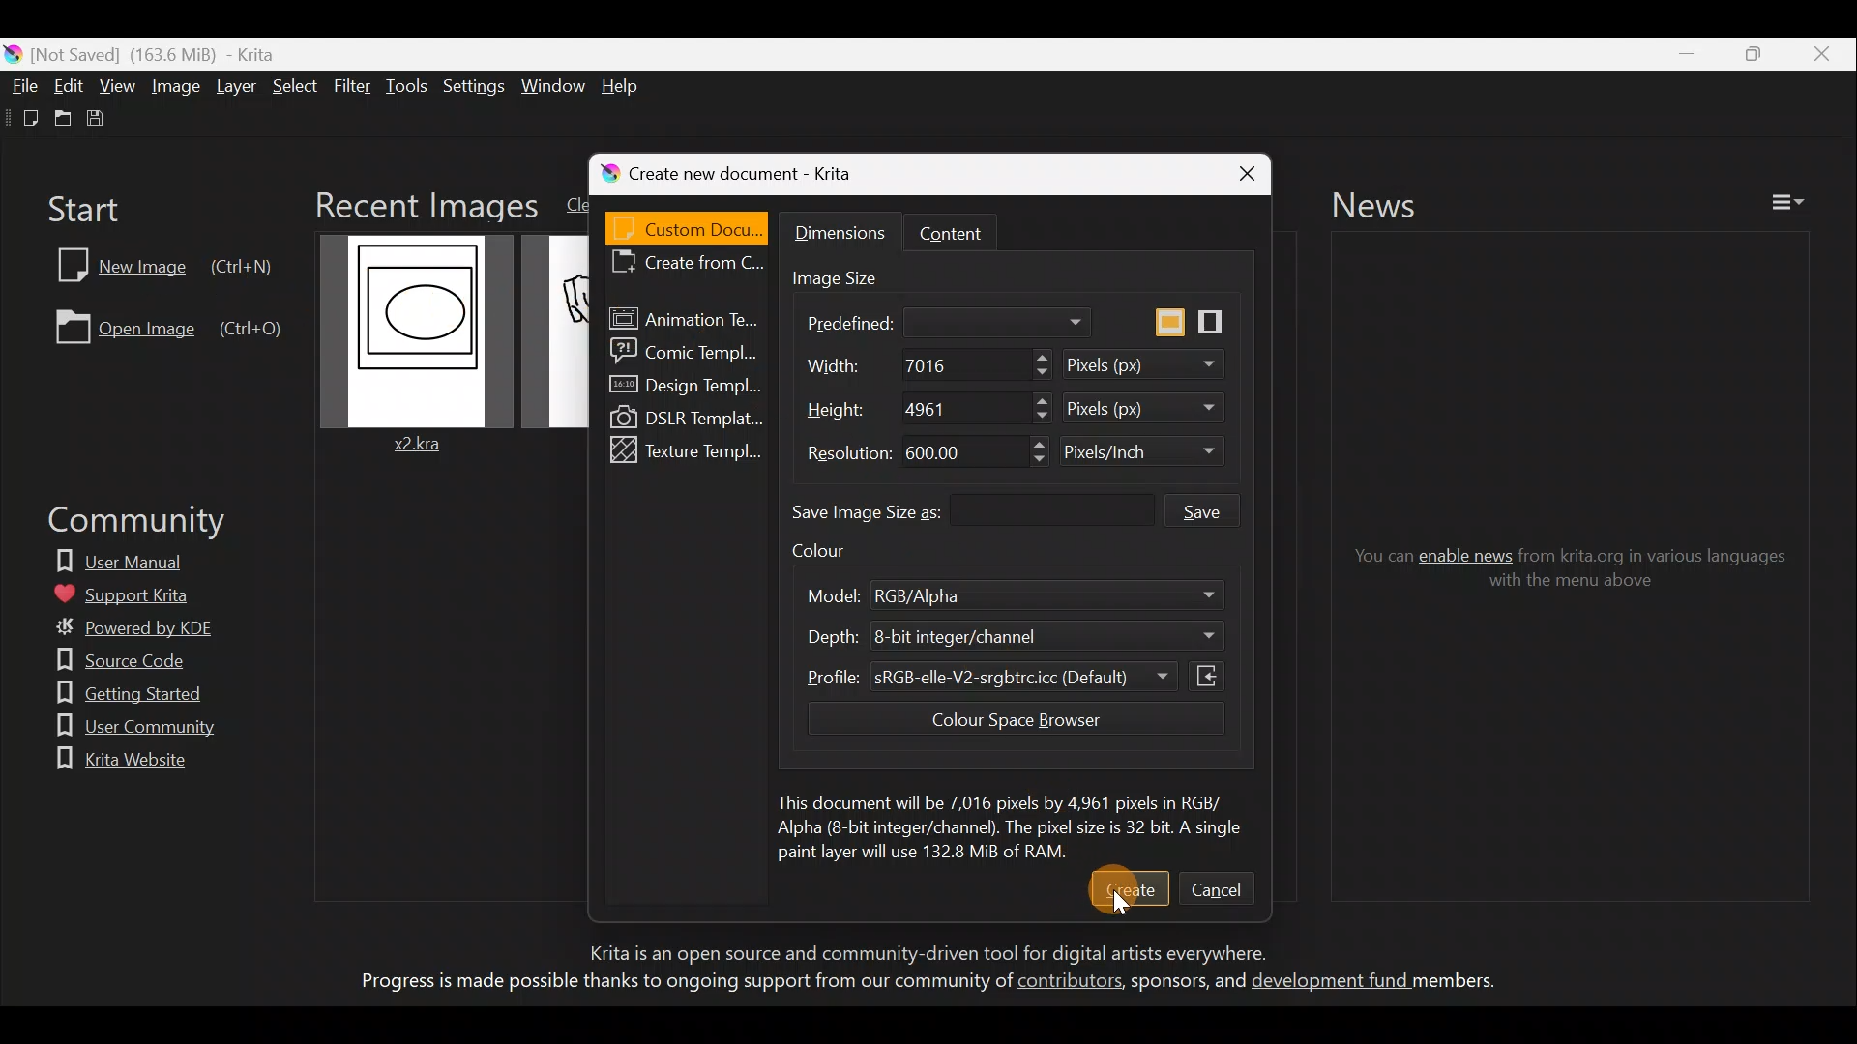  Describe the element at coordinates (166, 326) in the screenshot. I see `Open image (Ctrl+O)` at that location.